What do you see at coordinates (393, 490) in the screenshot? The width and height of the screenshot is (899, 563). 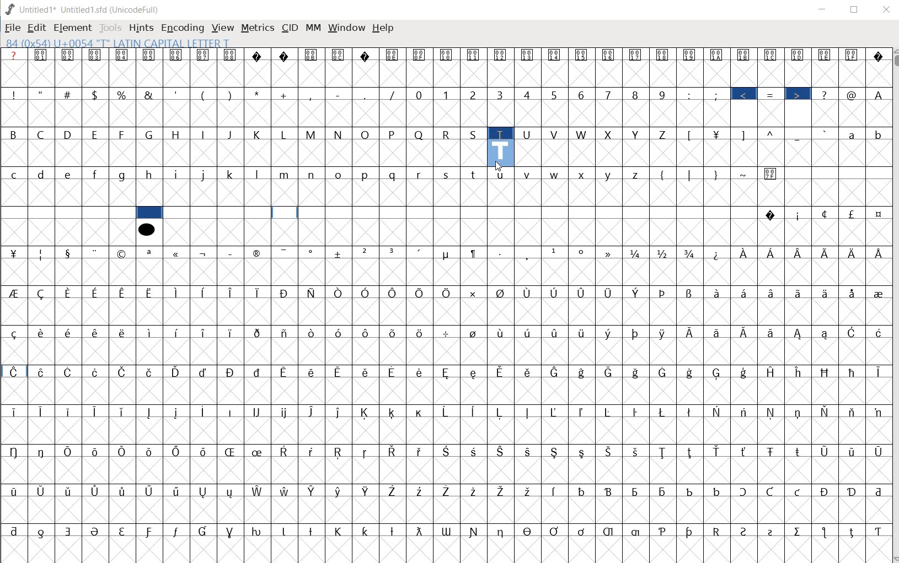 I see `Symbol` at bounding box center [393, 490].